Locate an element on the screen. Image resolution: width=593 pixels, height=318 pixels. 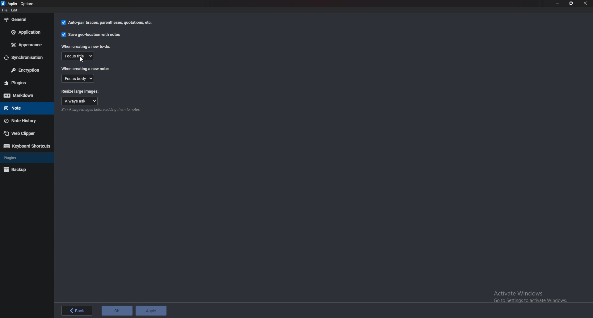
back is located at coordinates (77, 310).